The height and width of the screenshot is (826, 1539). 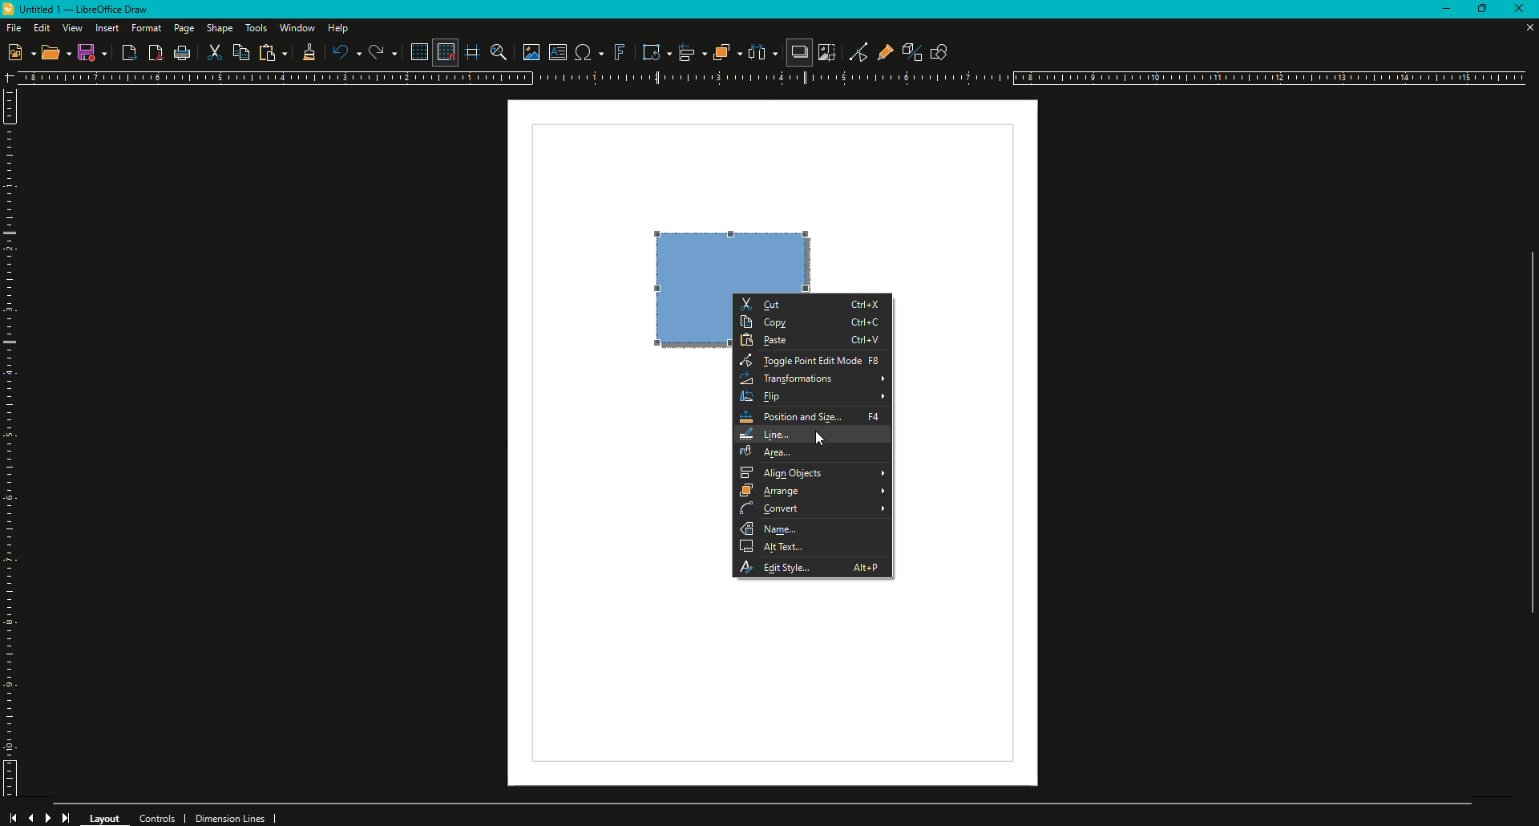 What do you see at coordinates (729, 260) in the screenshot?
I see `Square` at bounding box center [729, 260].